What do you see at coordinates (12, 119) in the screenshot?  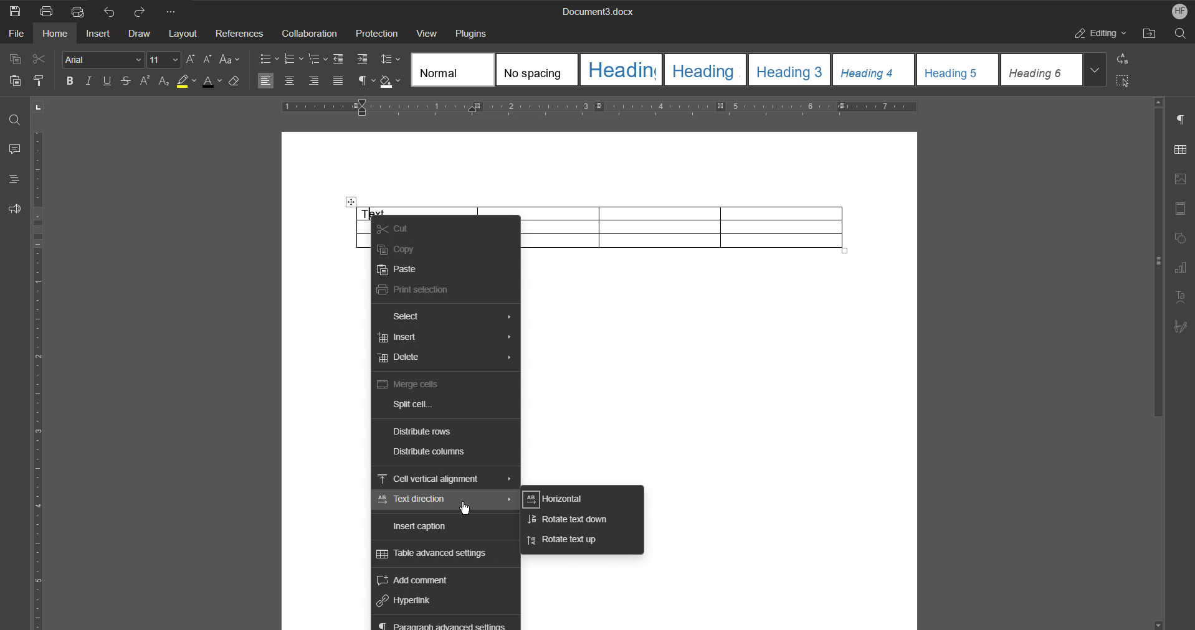 I see `Find` at bounding box center [12, 119].